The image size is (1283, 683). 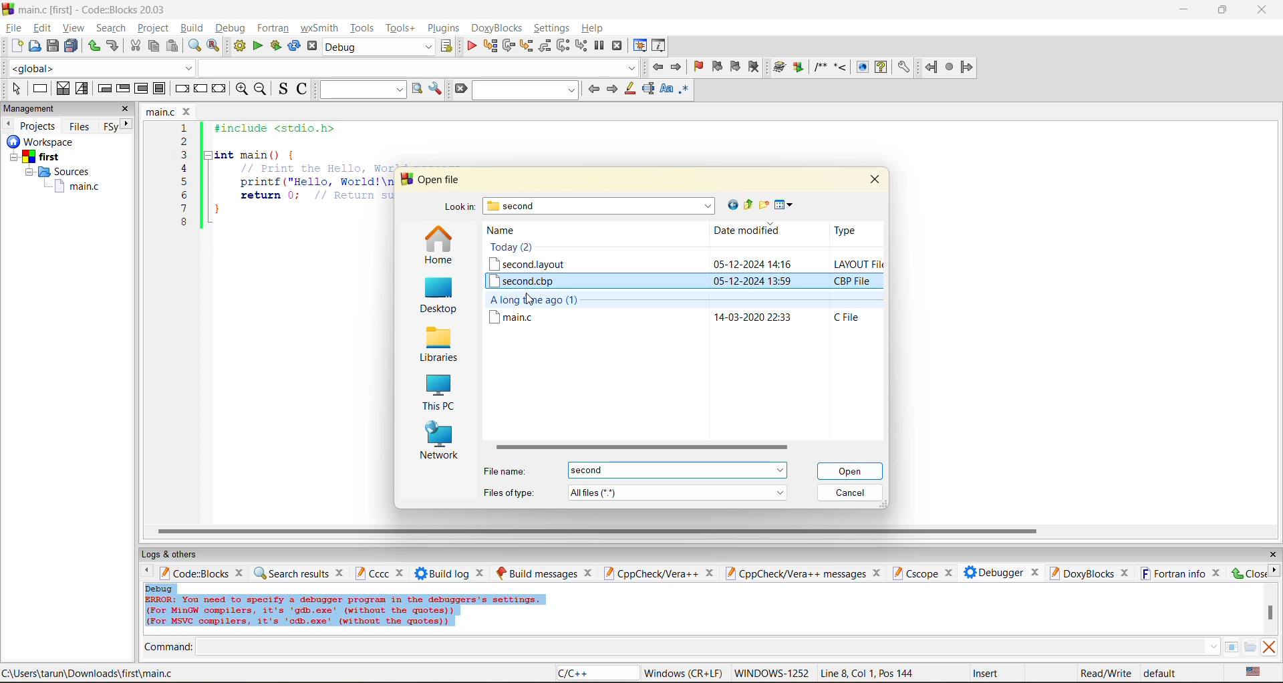 What do you see at coordinates (111, 27) in the screenshot?
I see `search` at bounding box center [111, 27].